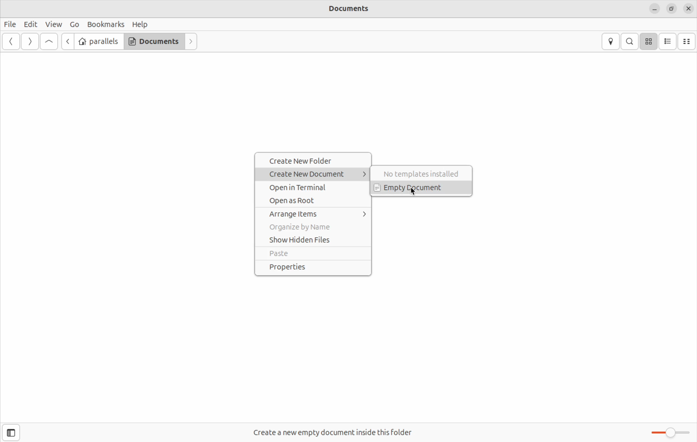 The width and height of the screenshot is (697, 442). Describe the element at coordinates (55, 24) in the screenshot. I see `View` at that location.